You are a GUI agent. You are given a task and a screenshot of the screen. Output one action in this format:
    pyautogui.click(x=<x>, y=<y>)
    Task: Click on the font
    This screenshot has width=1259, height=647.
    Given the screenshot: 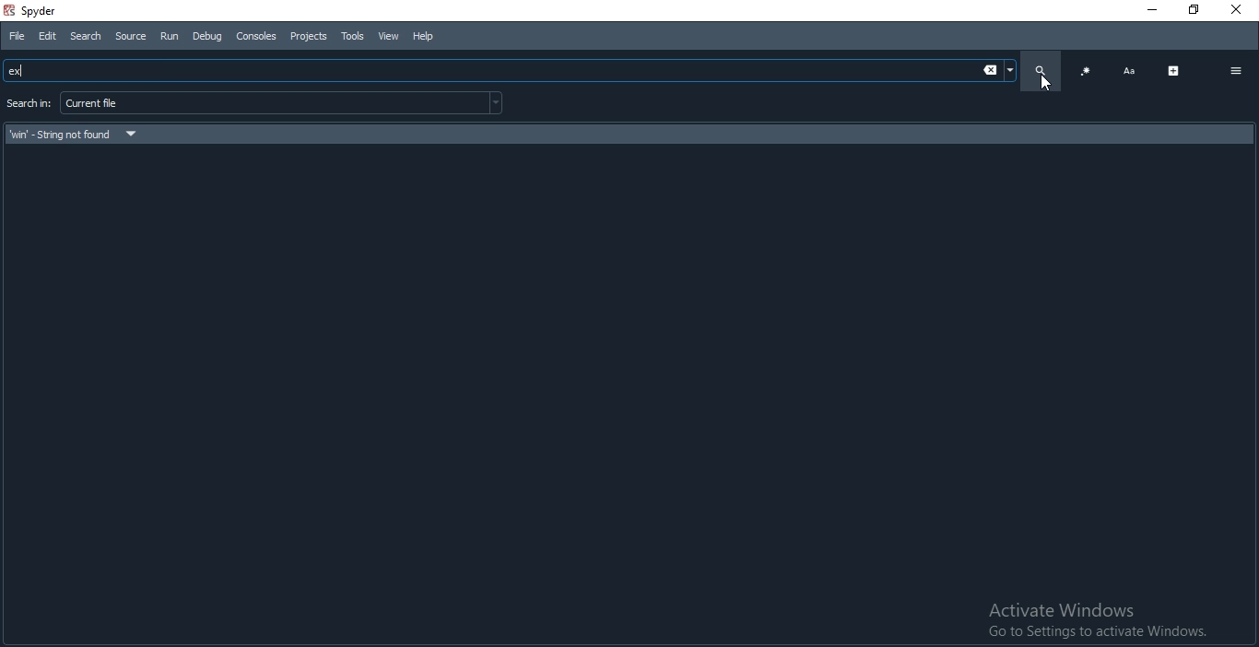 What is the action you would take?
    pyautogui.click(x=1128, y=71)
    